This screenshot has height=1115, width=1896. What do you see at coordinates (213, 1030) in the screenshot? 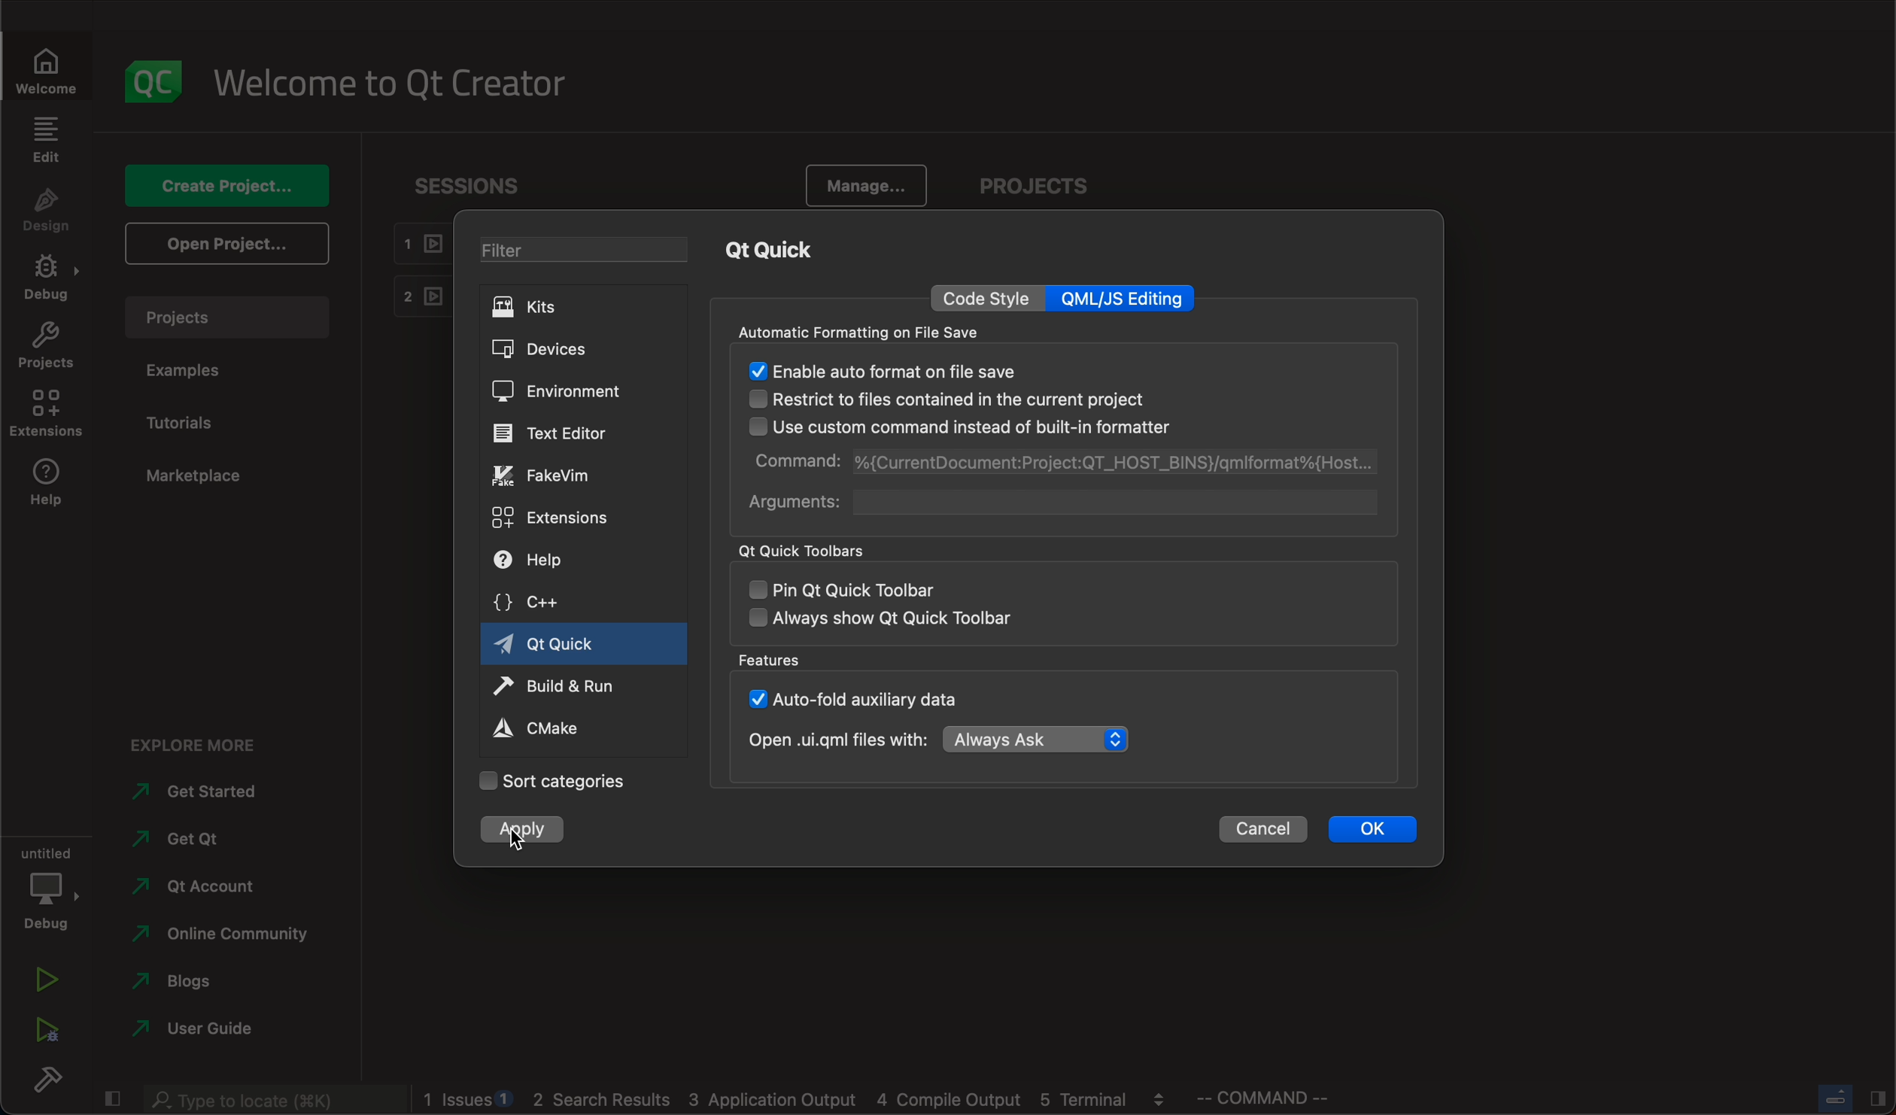
I see `guide` at bounding box center [213, 1030].